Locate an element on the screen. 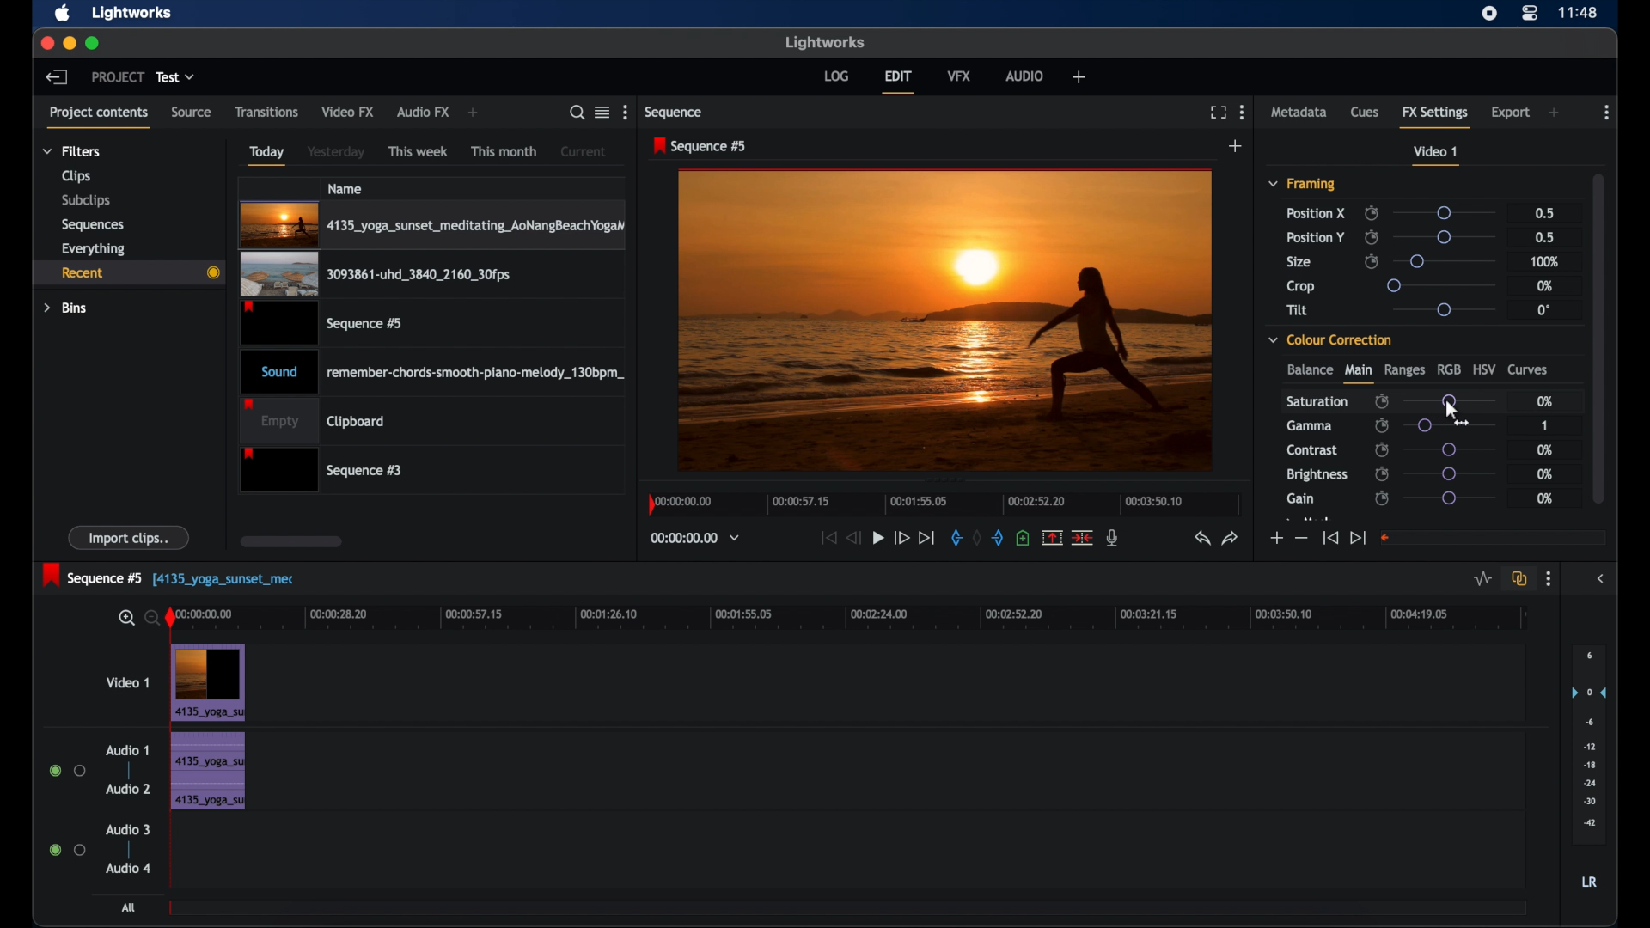 This screenshot has height=928, width=1650. audio output levels is located at coordinates (1588, 745).